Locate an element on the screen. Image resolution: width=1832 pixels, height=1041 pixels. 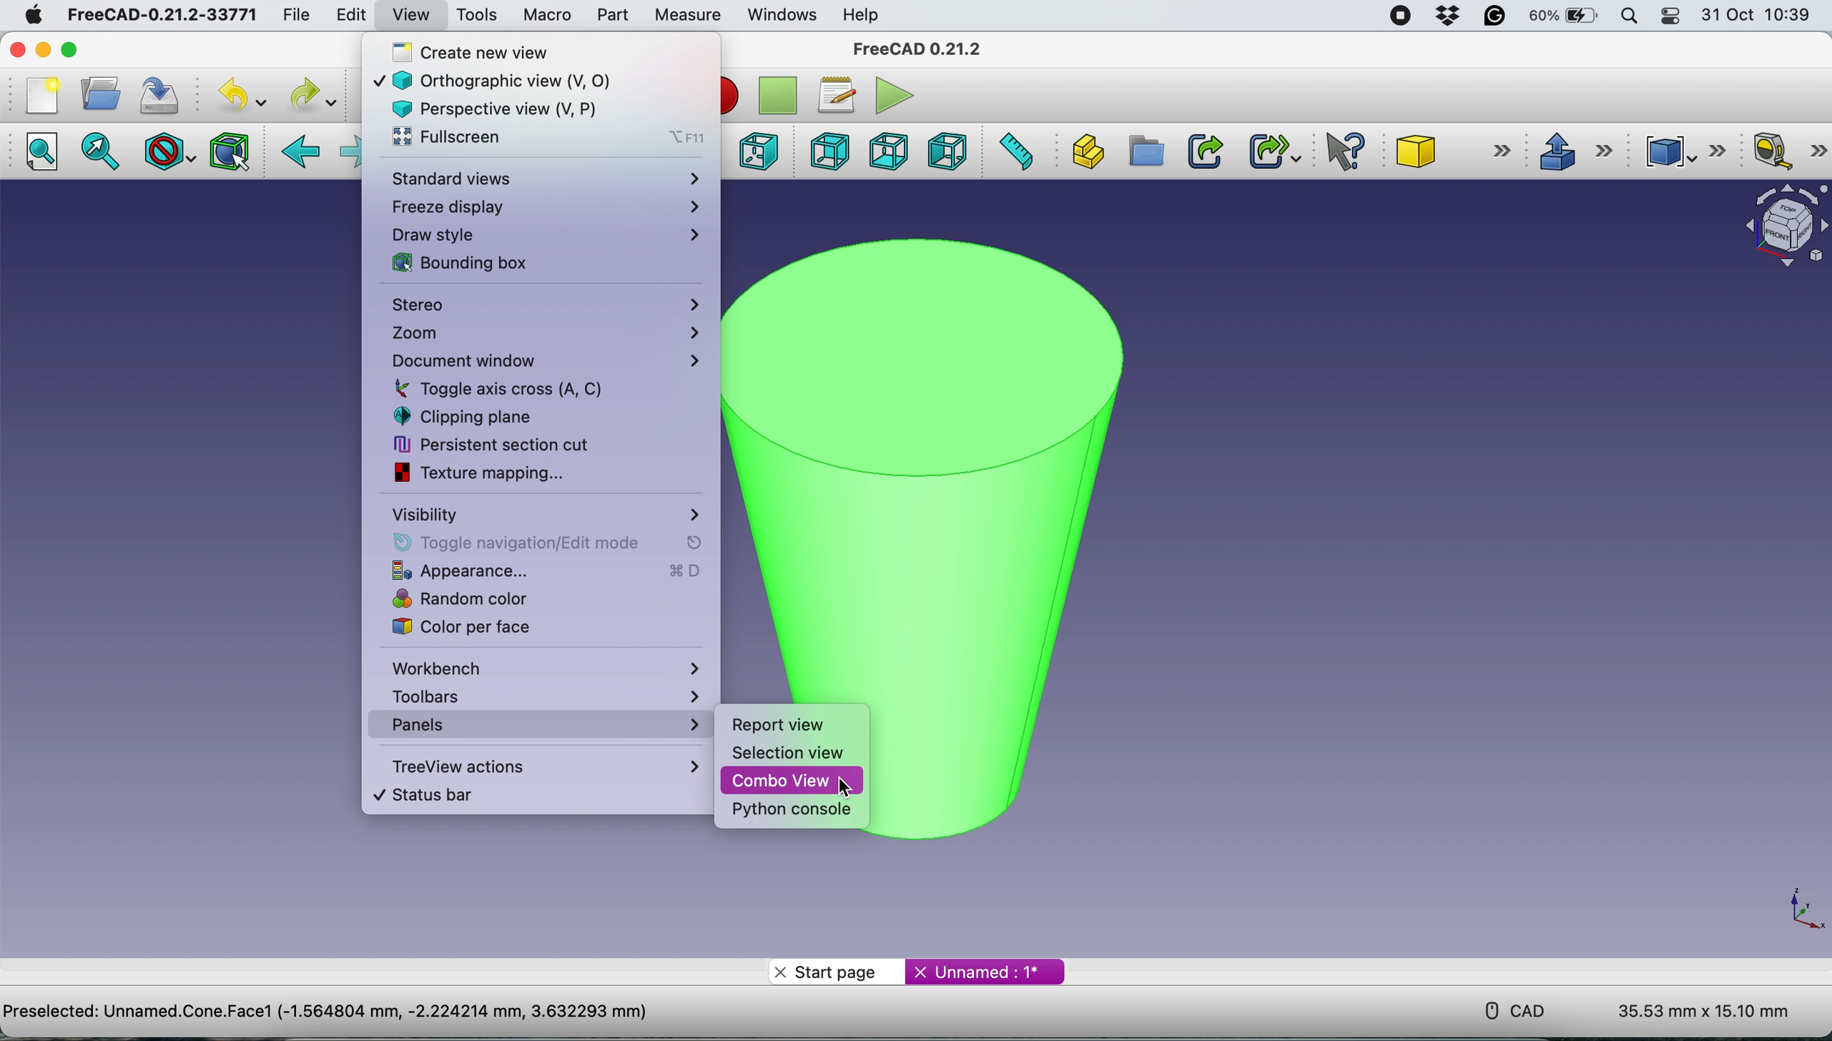
left is located at coordinates (950, 152).